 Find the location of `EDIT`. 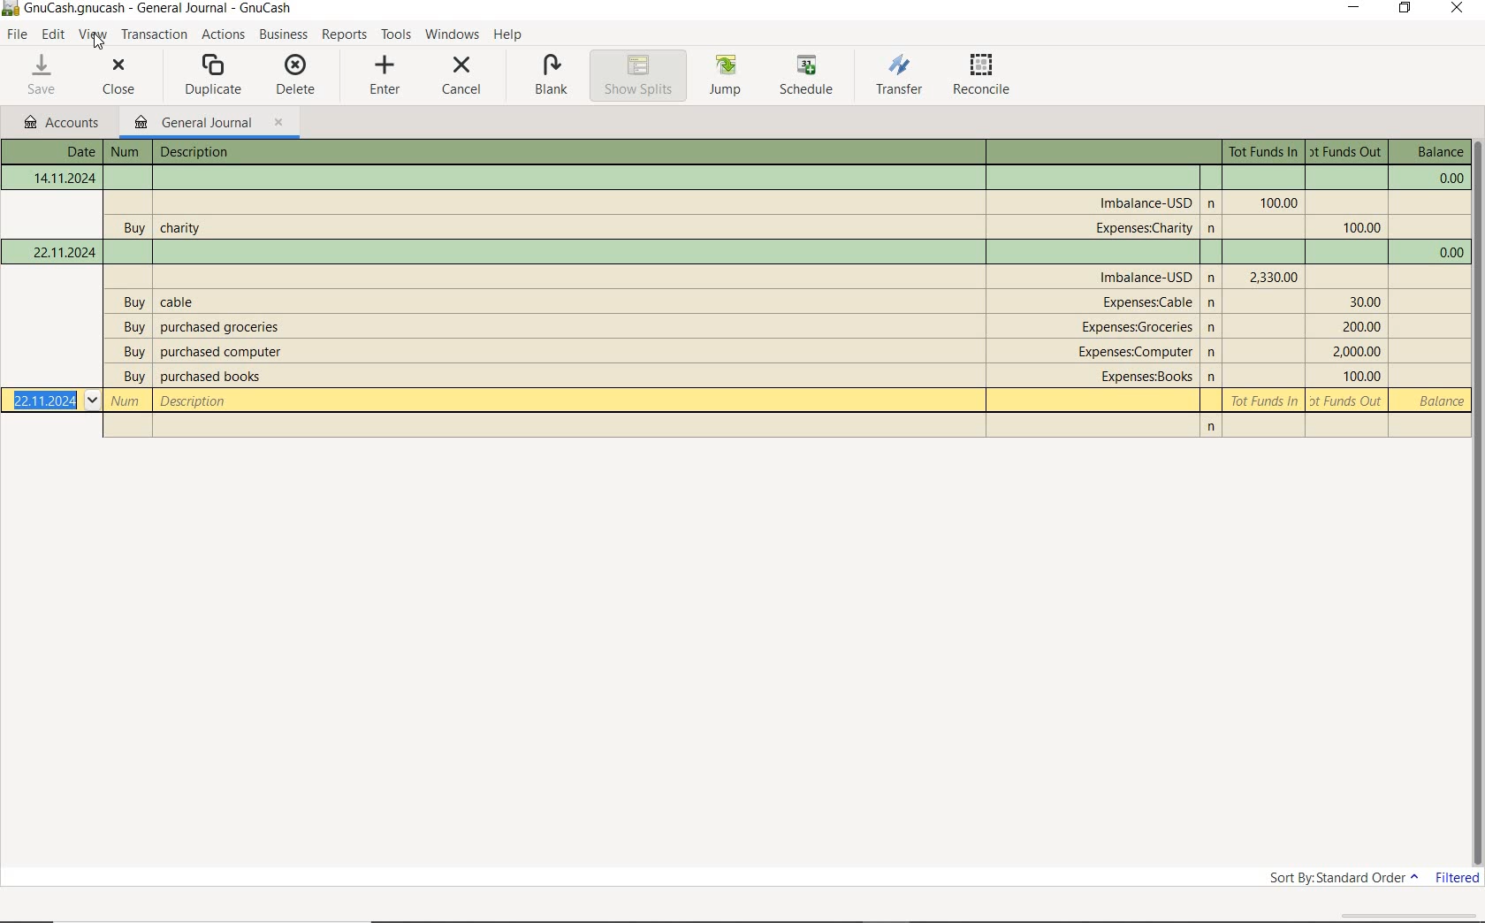

EDIT is located at coordinates (56, 35).